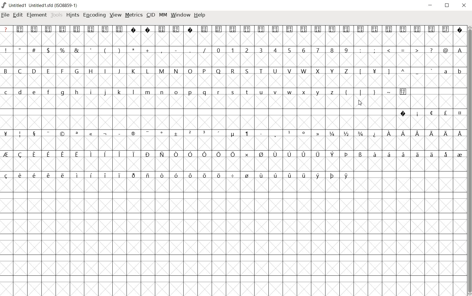 This screenshot has height=296, width=472. Describe the element at coordinates (233, 40) in the screenshot. I see `empty cells` at that location.